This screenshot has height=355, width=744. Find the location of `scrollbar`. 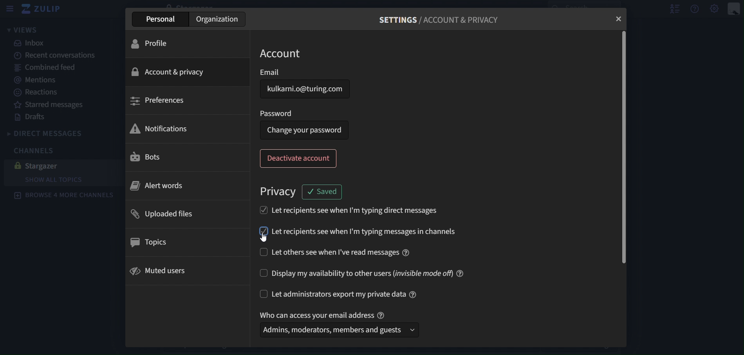

scrollbar is located at coordinates (623, 147).